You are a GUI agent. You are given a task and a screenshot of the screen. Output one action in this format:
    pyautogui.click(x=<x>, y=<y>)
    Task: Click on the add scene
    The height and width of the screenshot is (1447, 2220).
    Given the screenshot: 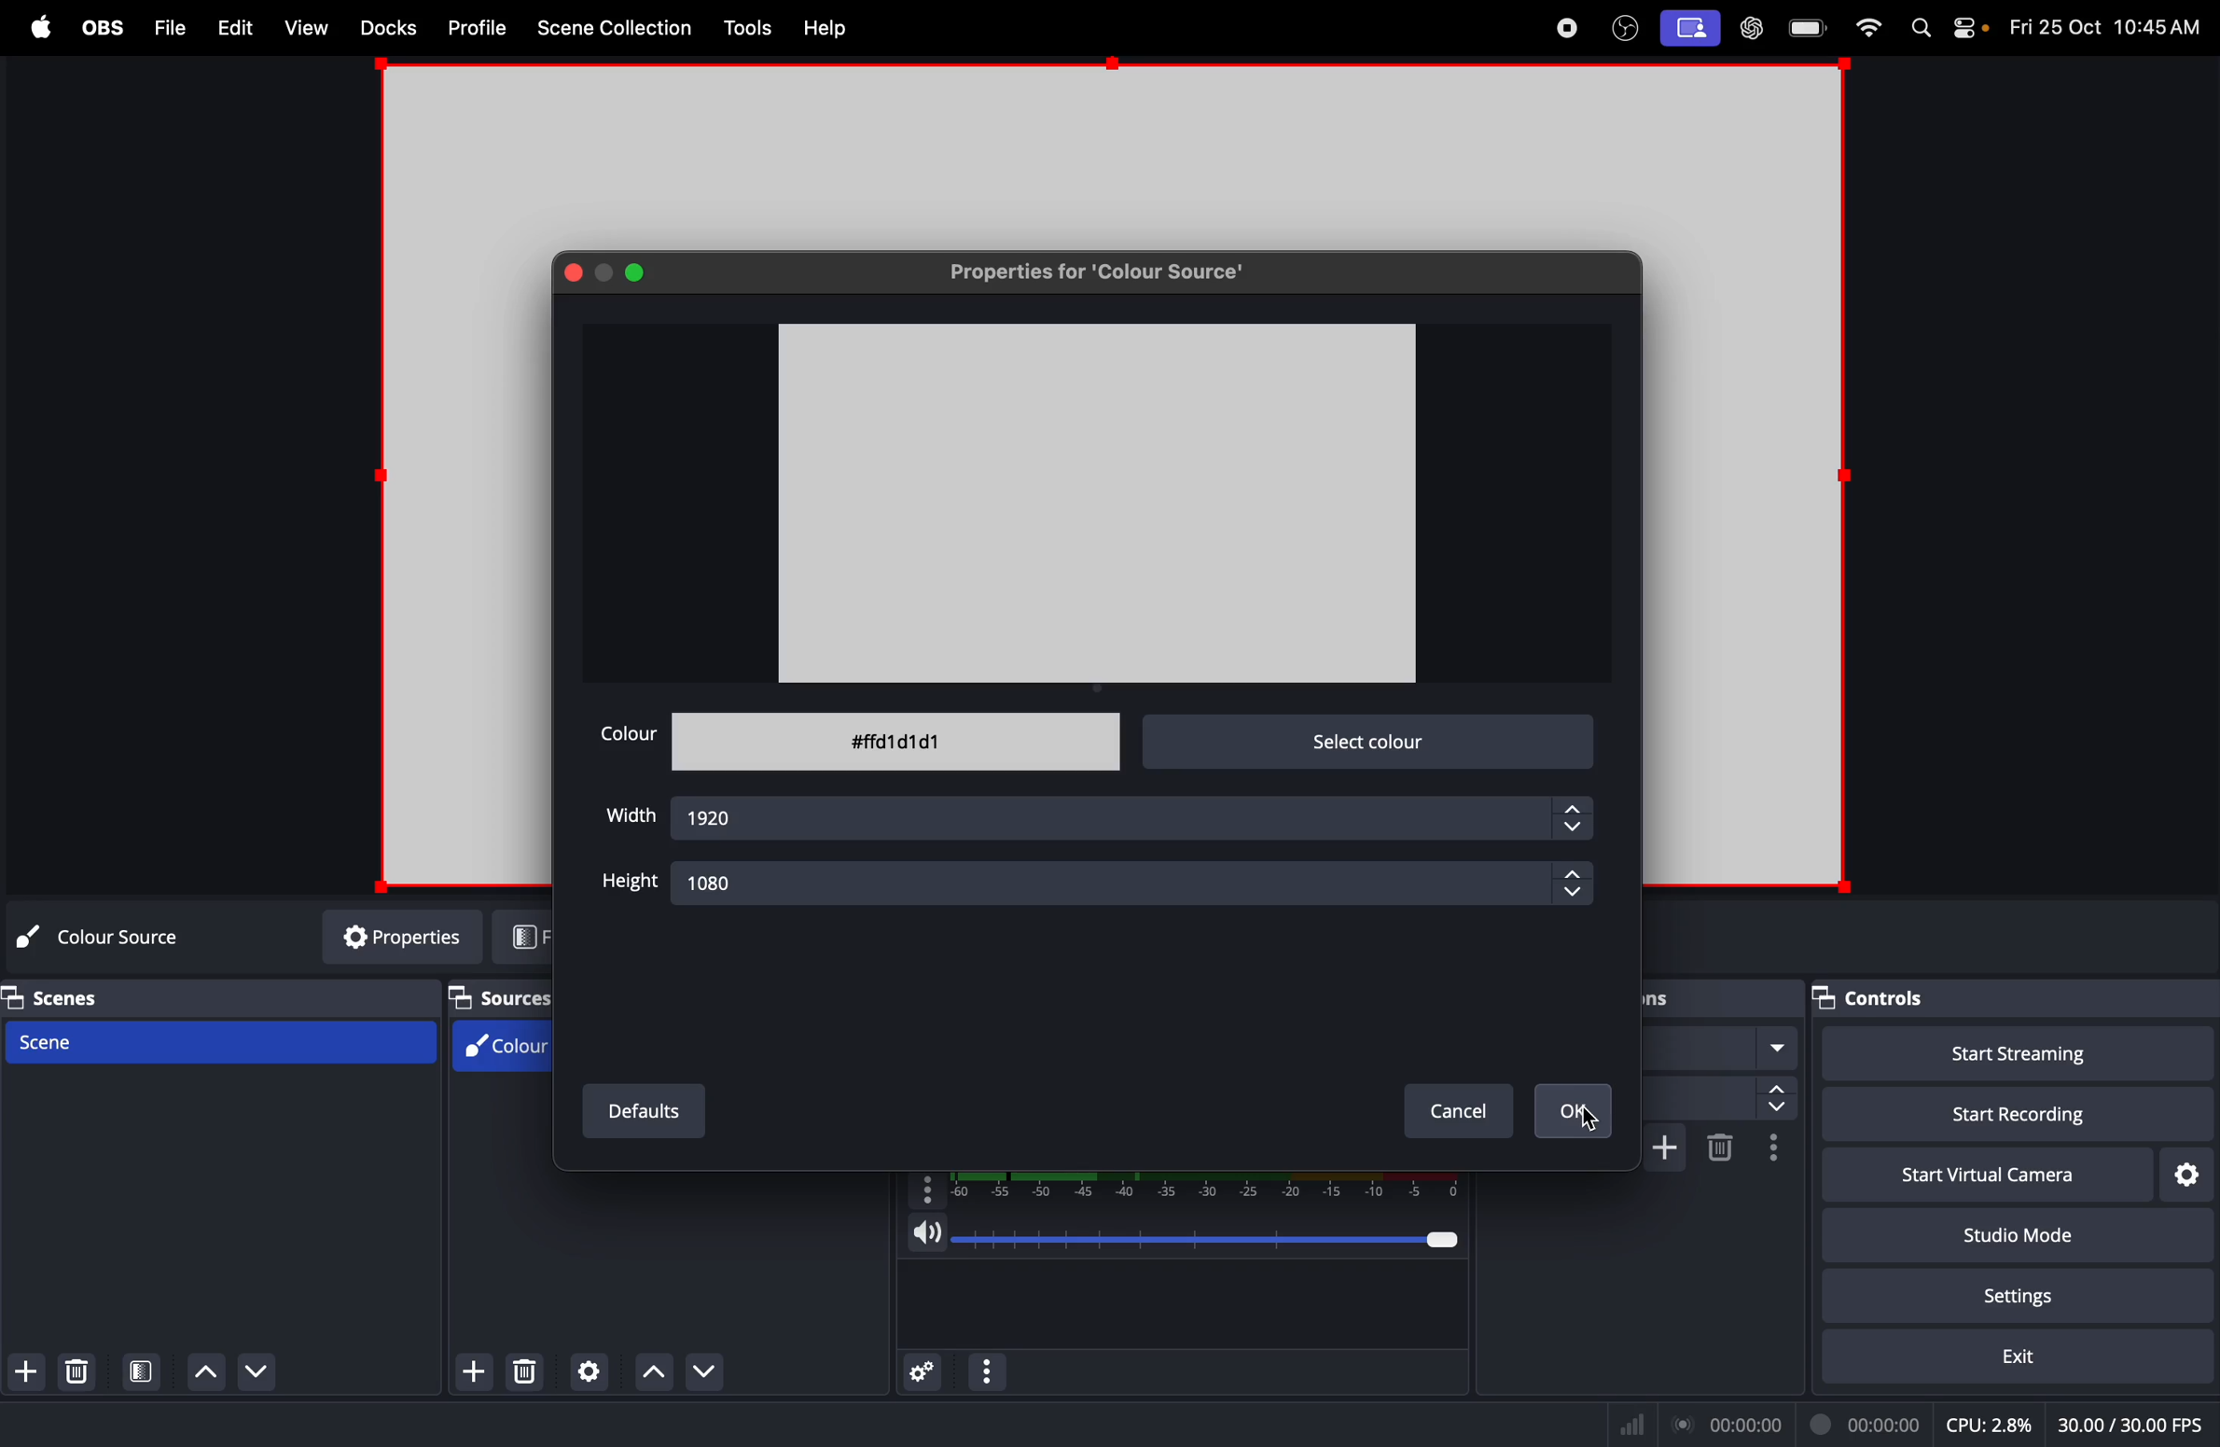 What is the action you would take?
    pyautogui.click(x=30, y=1372)
    